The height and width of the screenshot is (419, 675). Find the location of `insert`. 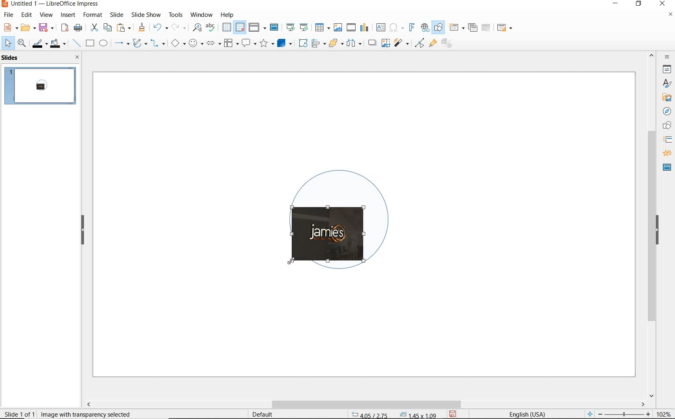

insert is located at coordinates (68, 16).